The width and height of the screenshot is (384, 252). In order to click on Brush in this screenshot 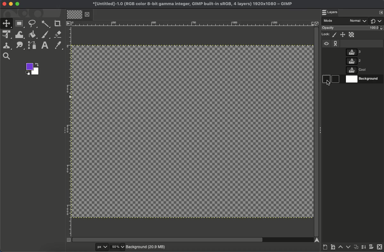, I will do `click(46, 35)`.